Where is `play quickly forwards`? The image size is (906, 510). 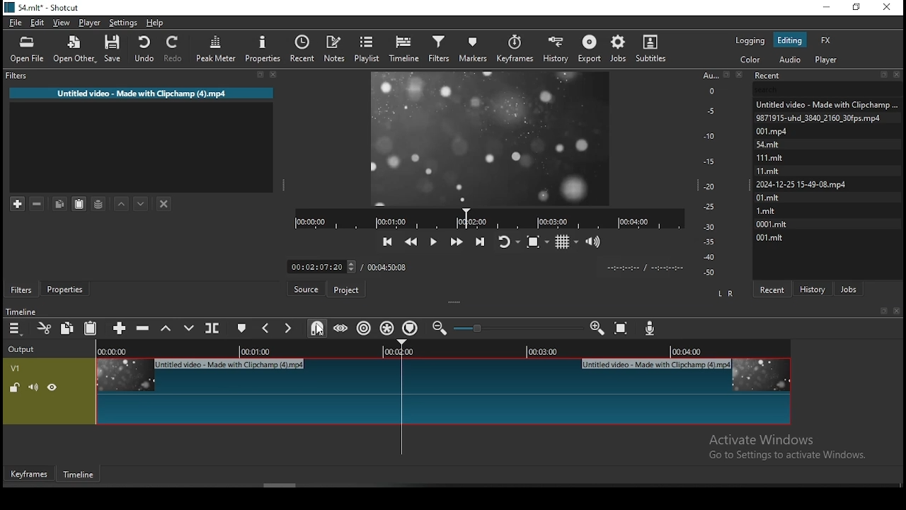
play quickly forwards is located at coordinates (454, 240).